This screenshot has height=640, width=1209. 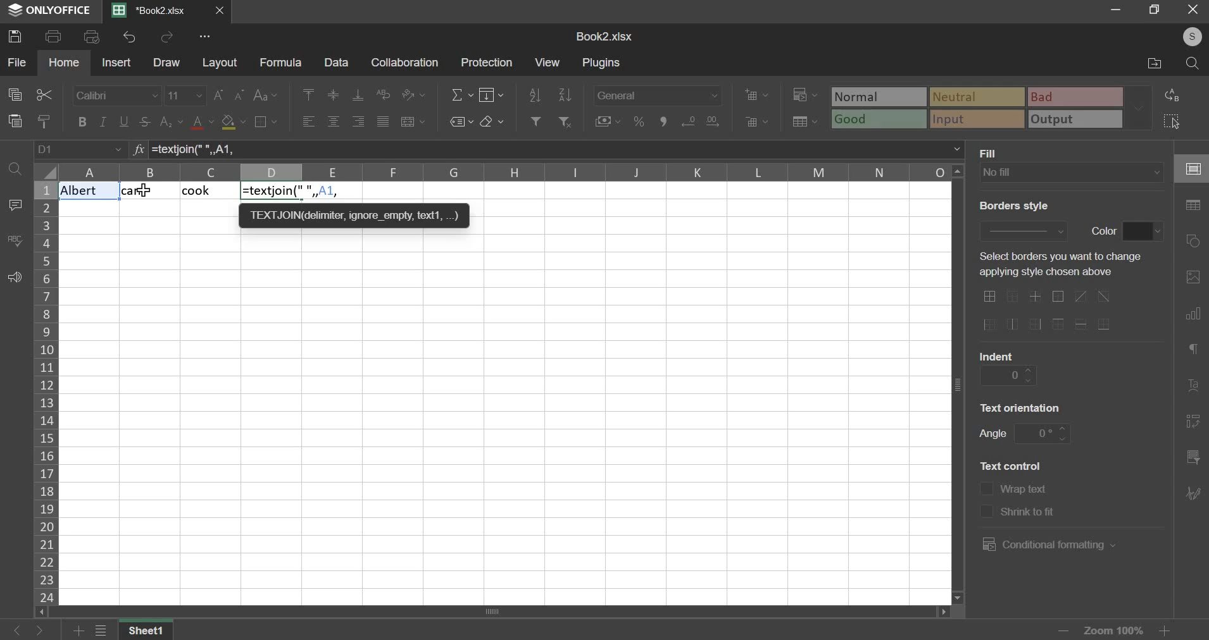 What do you see at coordinates (171, 121) in the screenshot?
I see `subscript & superscript` at bounding box center [171, 121].